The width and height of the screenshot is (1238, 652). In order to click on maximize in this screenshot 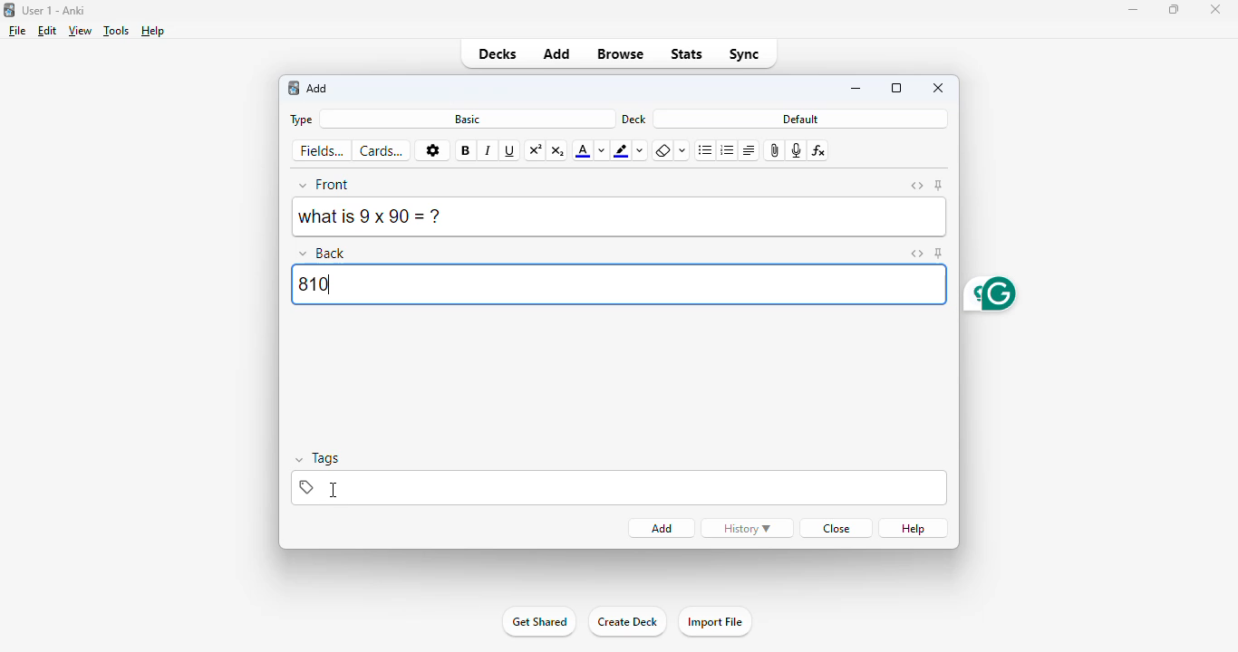, I will do `click(896, 88)`.